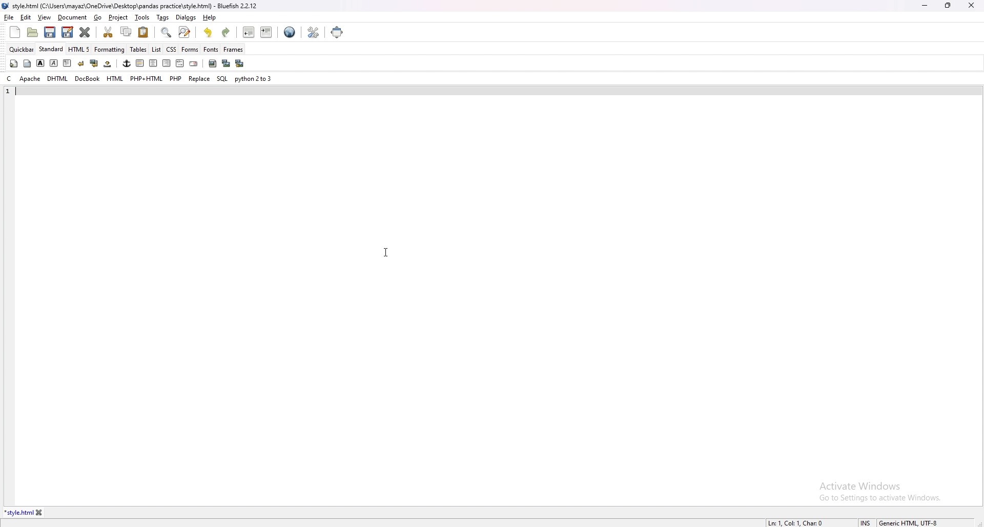  What do you see at coordinates (139, 50) in the screenshot?
I see `tables` at bounding box center [139, 50].